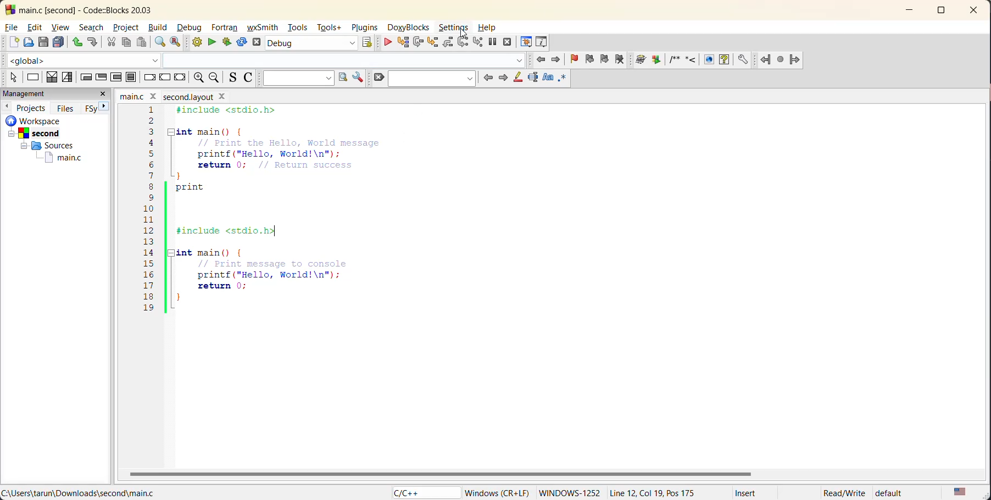  What do you see at coordinates (409, 28) in the screenshot?
I see `doxyblocks` at bounding box center [409, 28].